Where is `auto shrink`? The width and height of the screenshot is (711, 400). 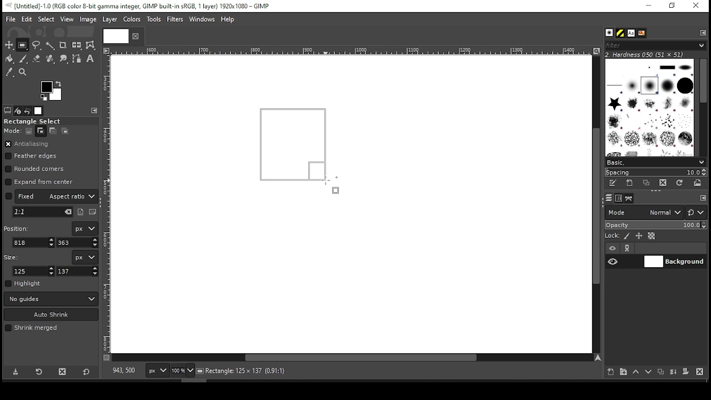
auto shrink is located at coordinates (52, 314).